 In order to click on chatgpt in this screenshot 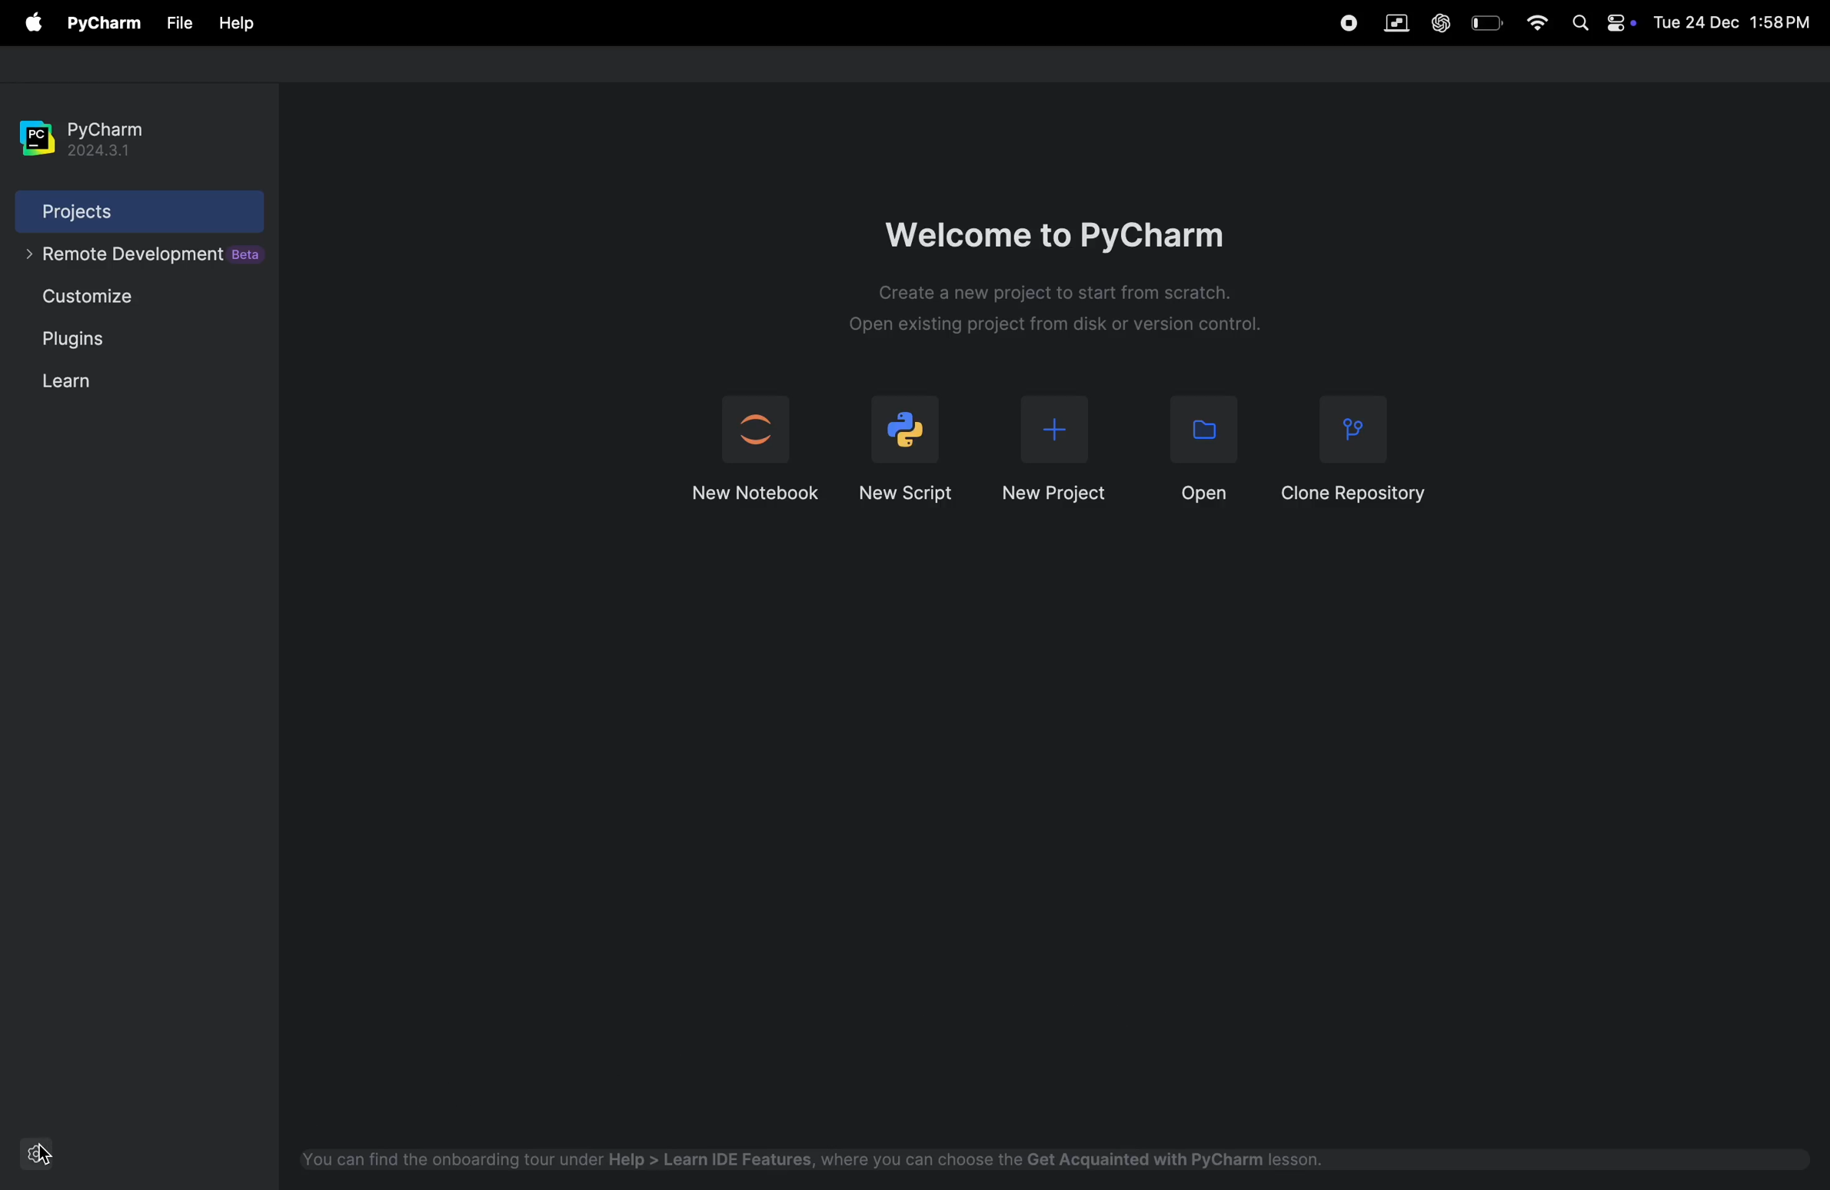, I will do `click(1442, 19)`.